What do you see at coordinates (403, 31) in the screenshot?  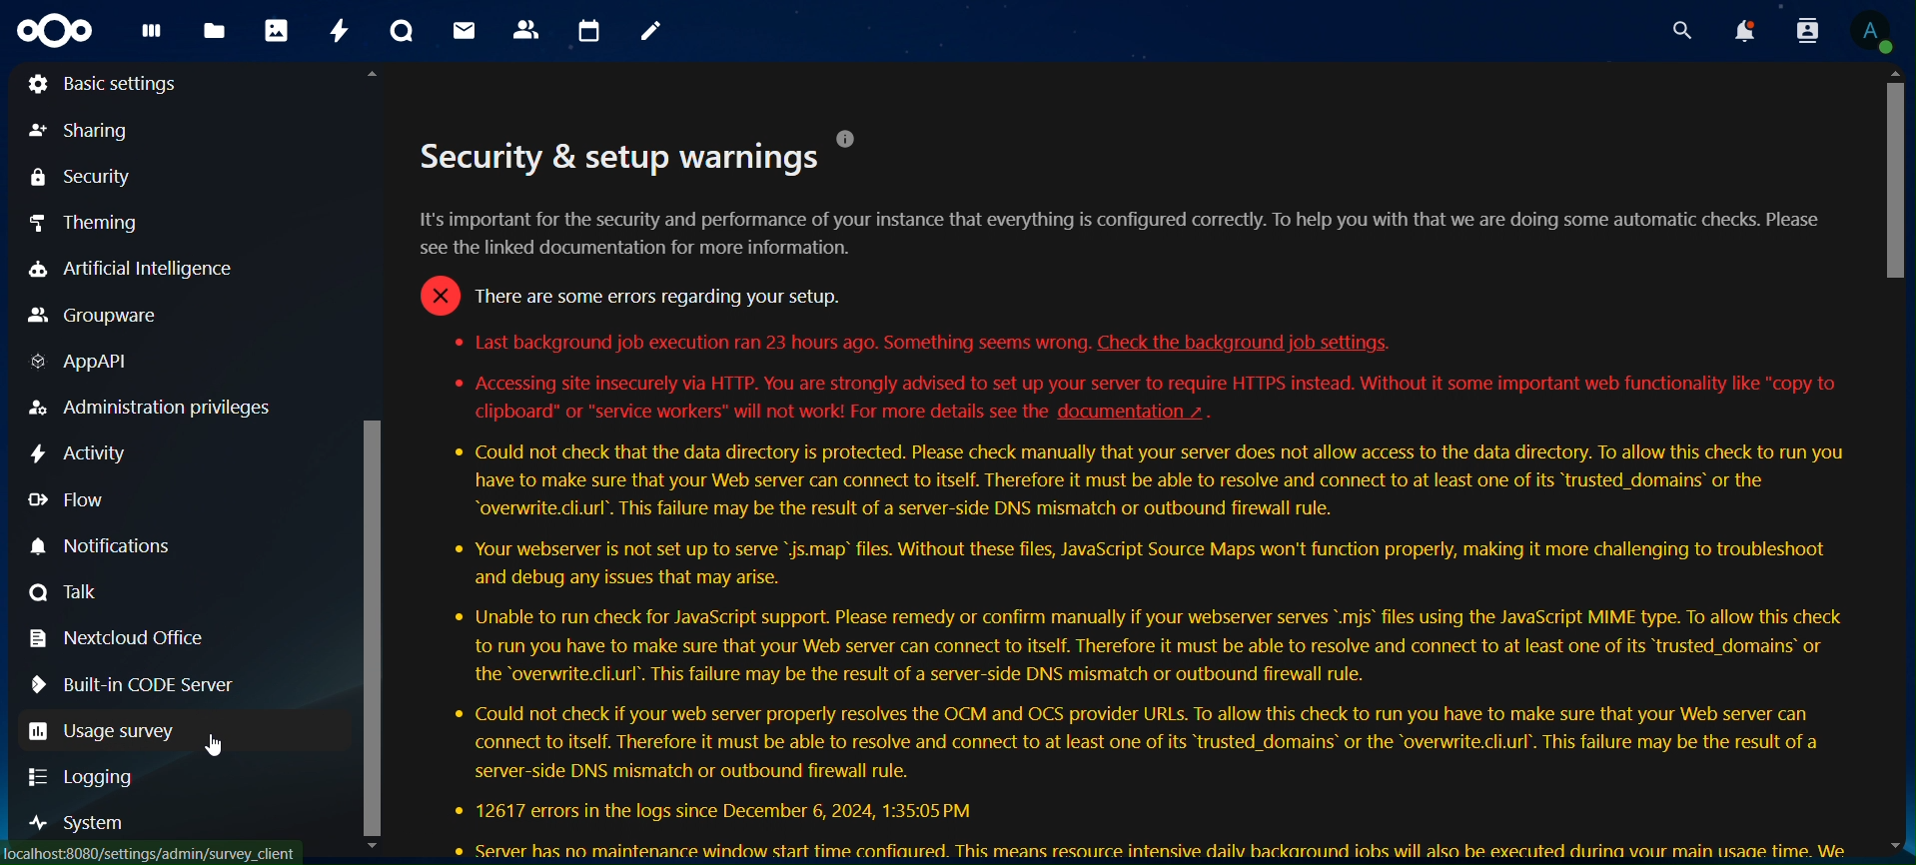 I see `talk` at bounding box center [403, 31].